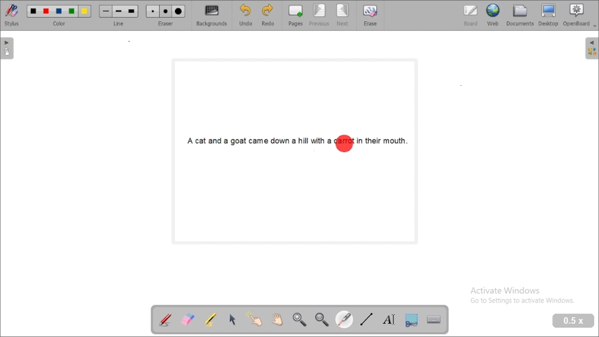 This screenshot has height=337, width=599. Describe the element at coordinates (493, 15) in the screenshot. I see `web` at that location.